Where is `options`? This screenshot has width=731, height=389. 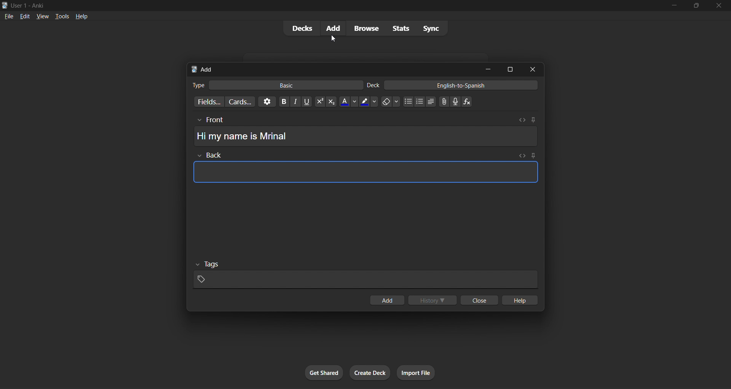
options is located at coordinates (265, 102).